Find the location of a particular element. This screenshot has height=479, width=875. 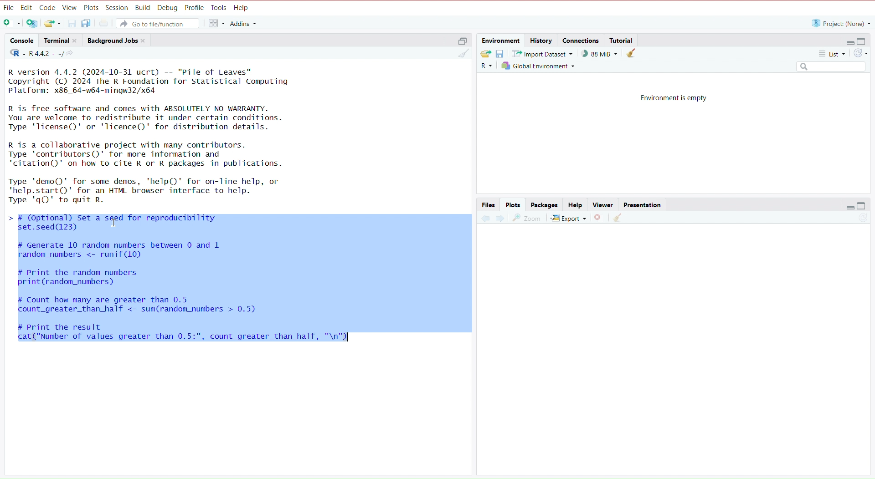

Full Height is located at coordinates (863, 206).